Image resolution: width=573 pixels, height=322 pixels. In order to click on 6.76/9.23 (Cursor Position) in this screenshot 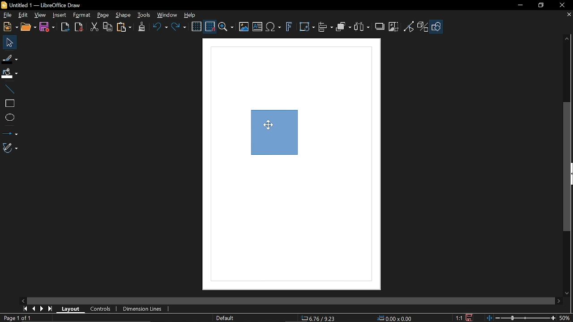, I will do `click(318, 318)`.